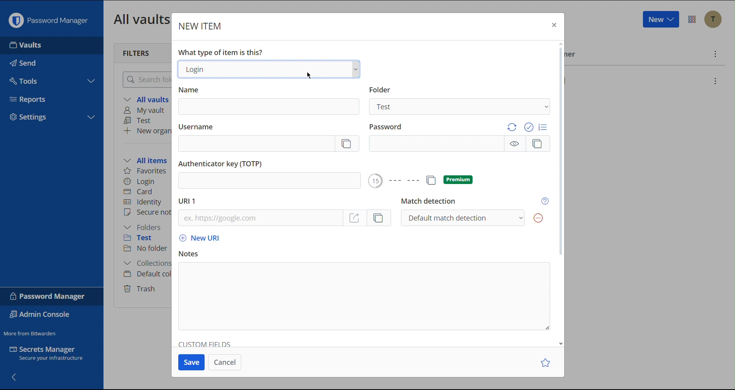 The height and width of the screenshot is (390, 735). Describe the element at coordinates (53, 98) in the screenshot. I see `Reports` at that location.